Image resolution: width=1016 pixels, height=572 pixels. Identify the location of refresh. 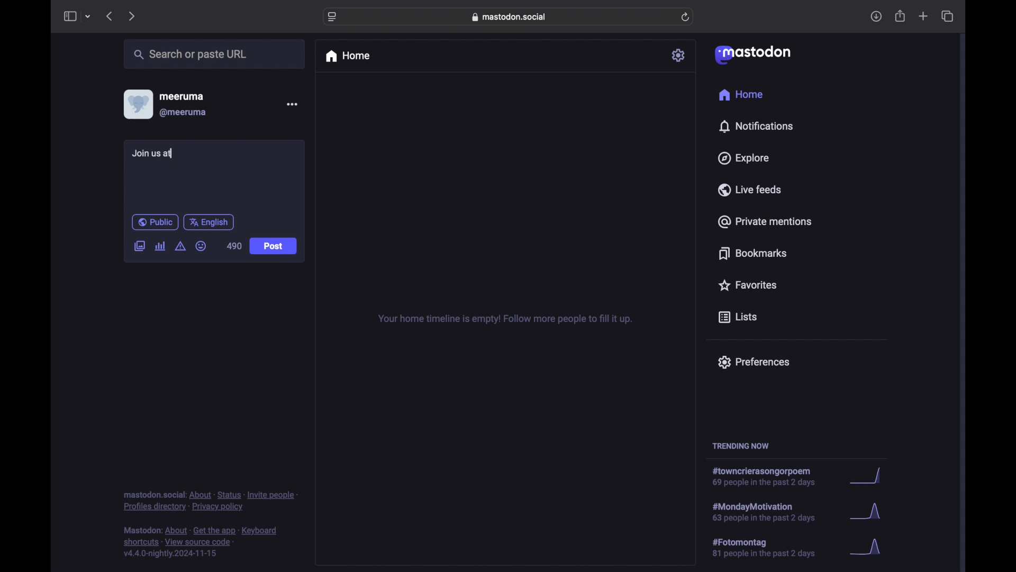
(686, 17).